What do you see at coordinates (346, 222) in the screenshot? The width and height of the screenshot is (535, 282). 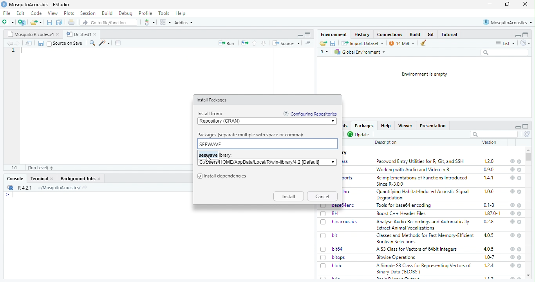 I see `bioacoustics` at bounding box center [346, 222].